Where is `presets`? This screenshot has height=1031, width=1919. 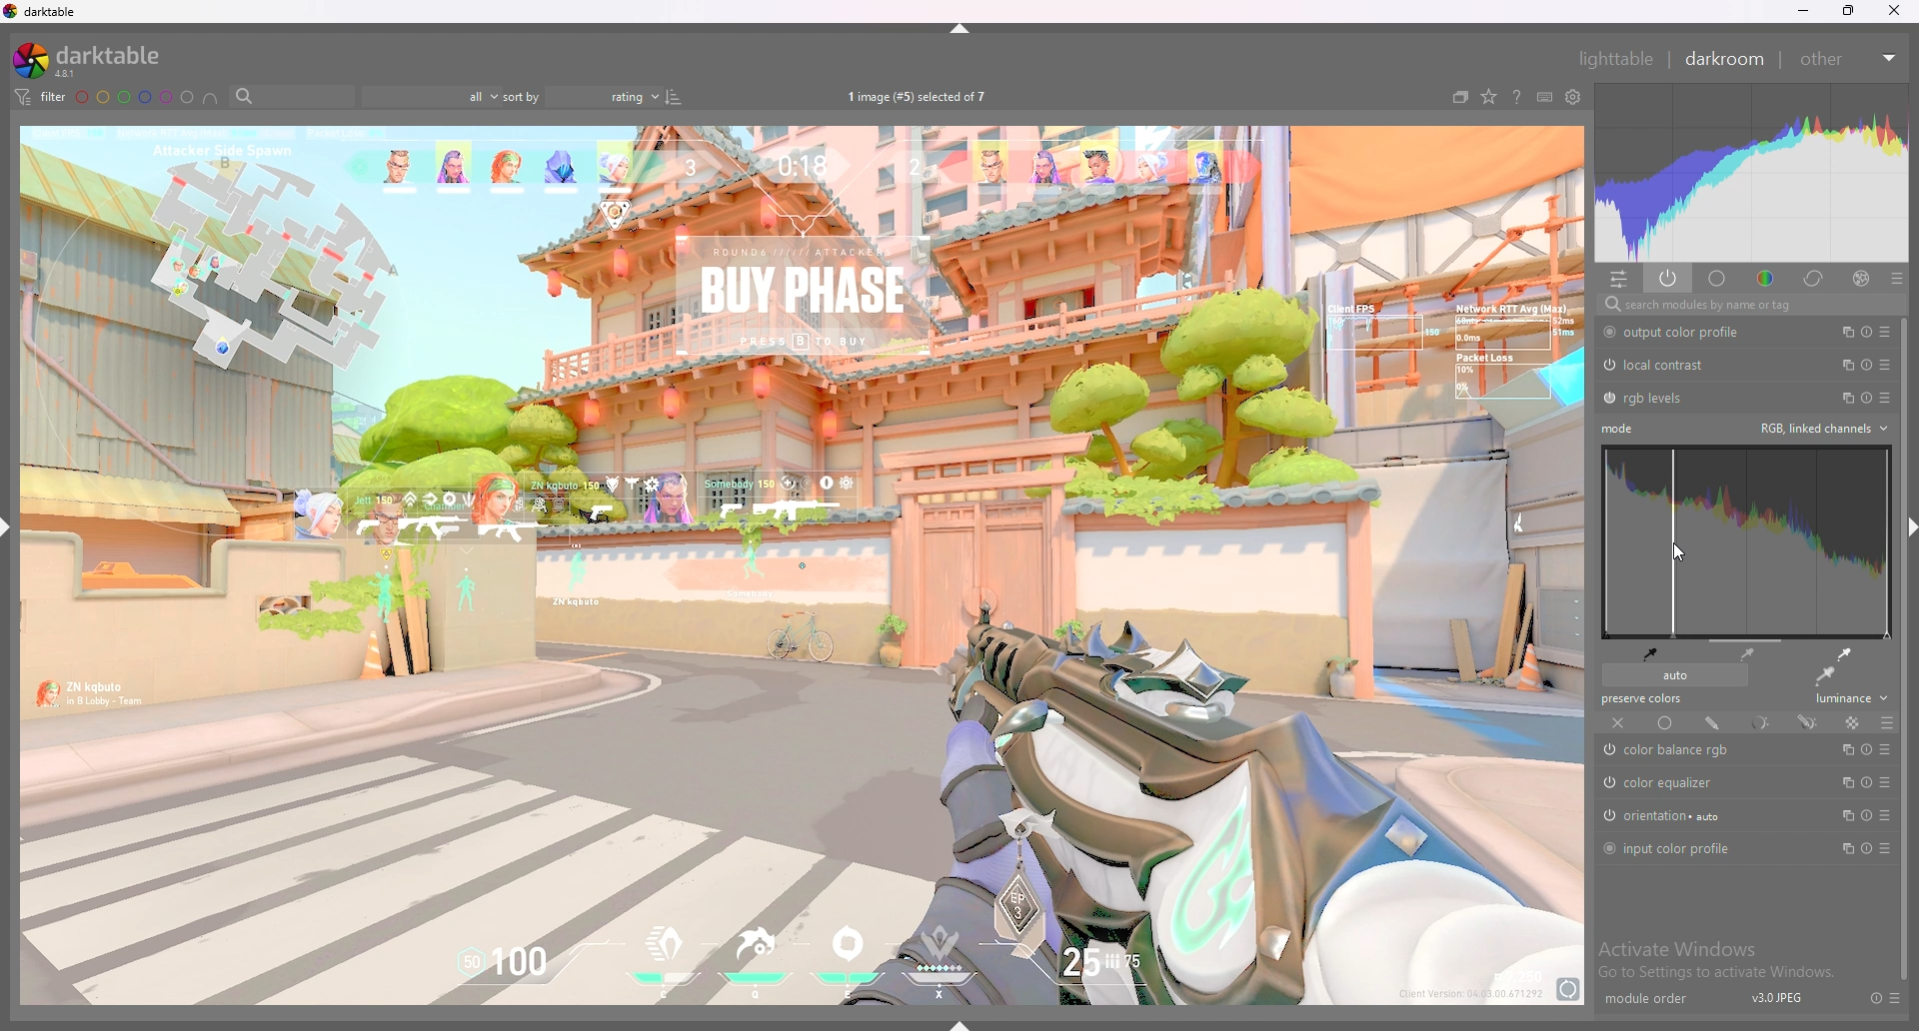
presets is located at coordinates (1885, 750).